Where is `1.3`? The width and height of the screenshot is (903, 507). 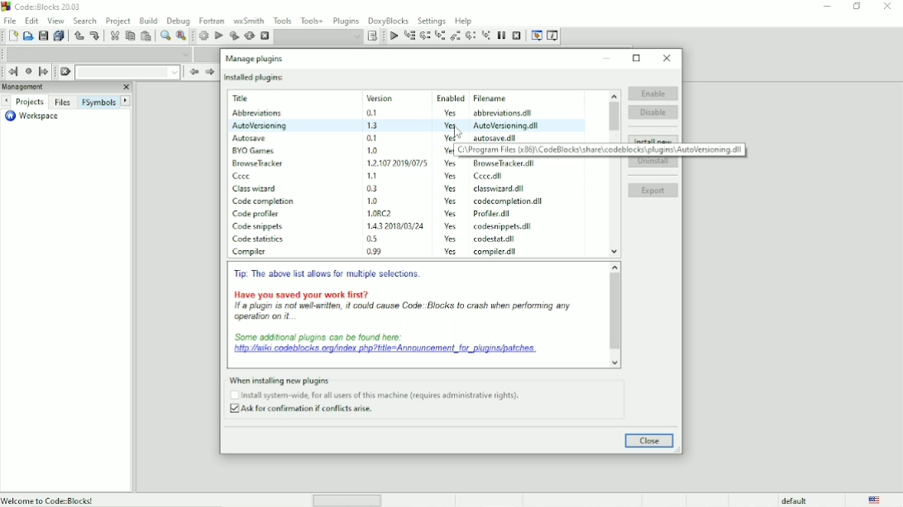 1.3 is located at coordinates (373, 125).